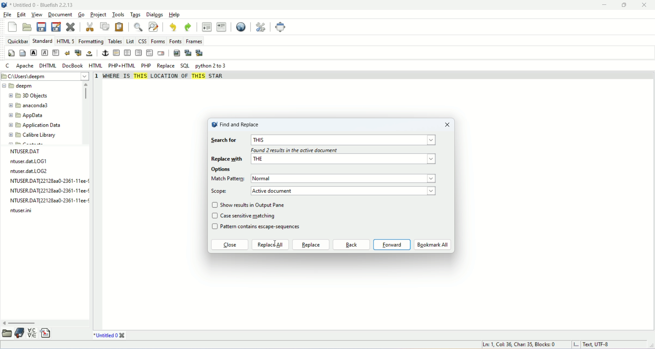  Describe the element at coordinates (43, 4) in the screenshot. I see `Untitled 0 - Bluefish 2.2.13` at that location.